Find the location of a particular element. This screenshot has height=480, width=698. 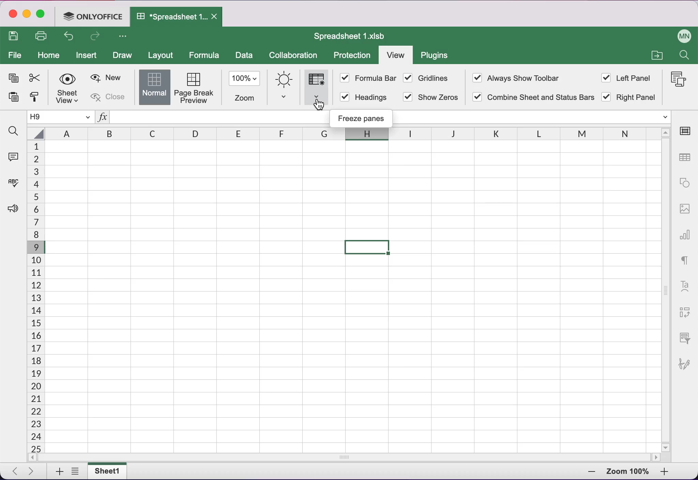

cells is located at coordinates (35, 296).